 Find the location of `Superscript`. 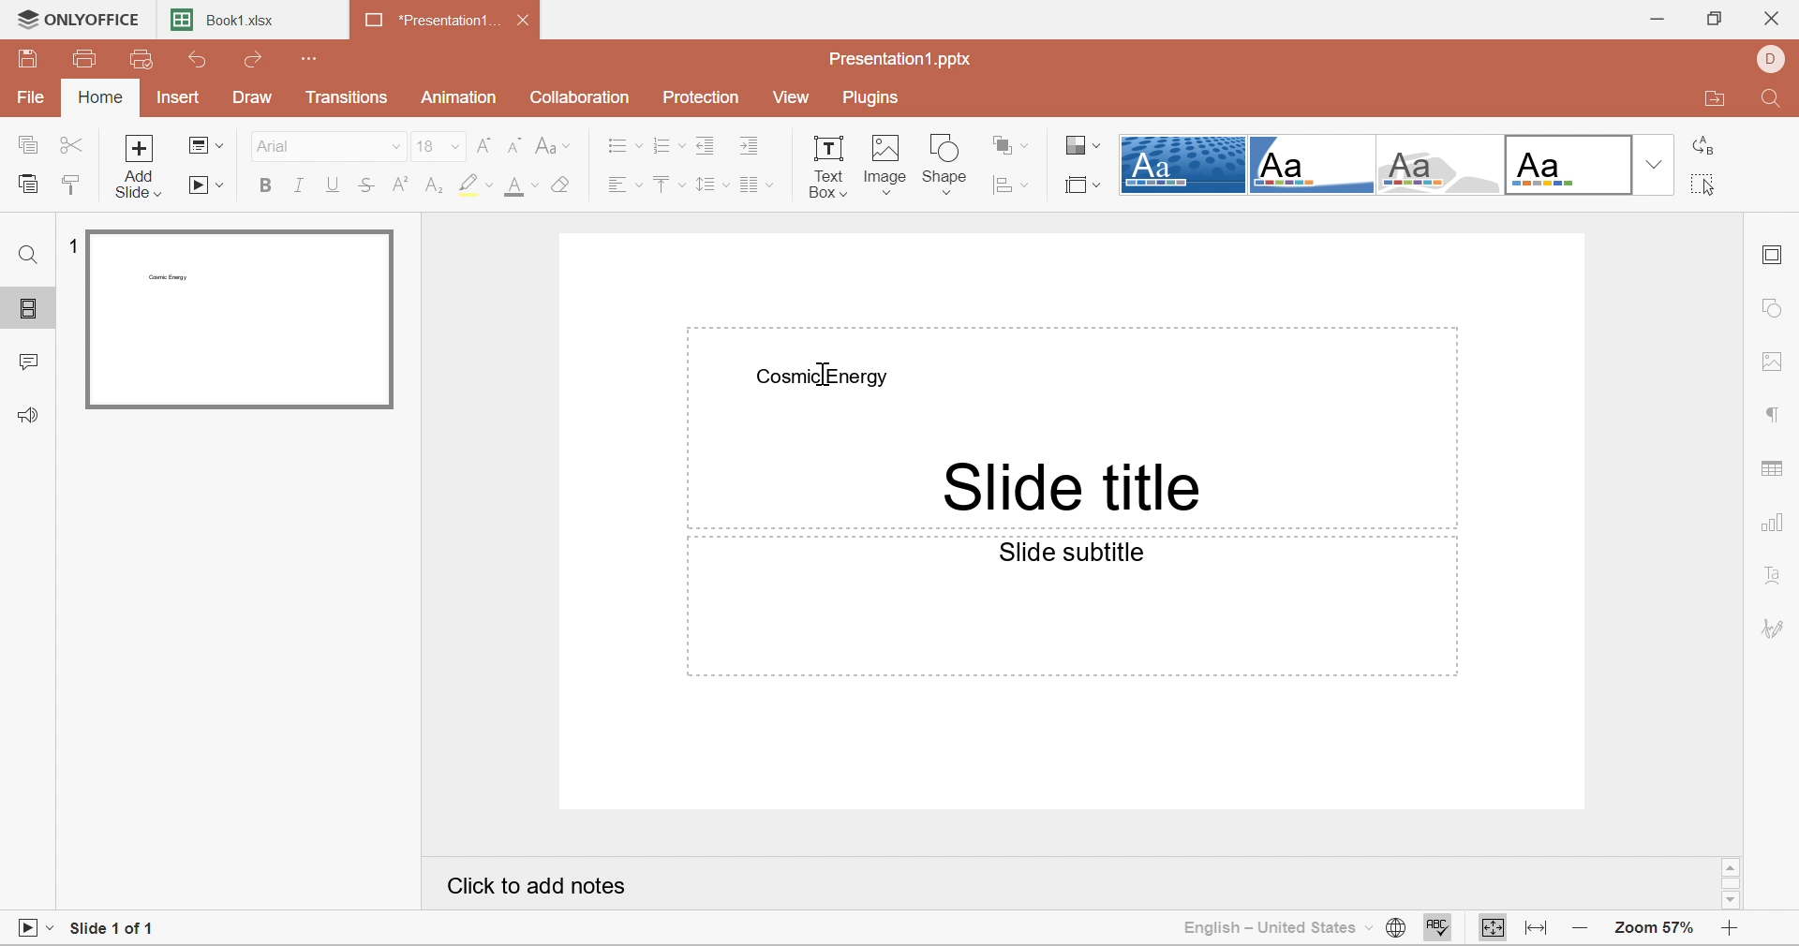

Superscript is located at coordinates (401, 185).